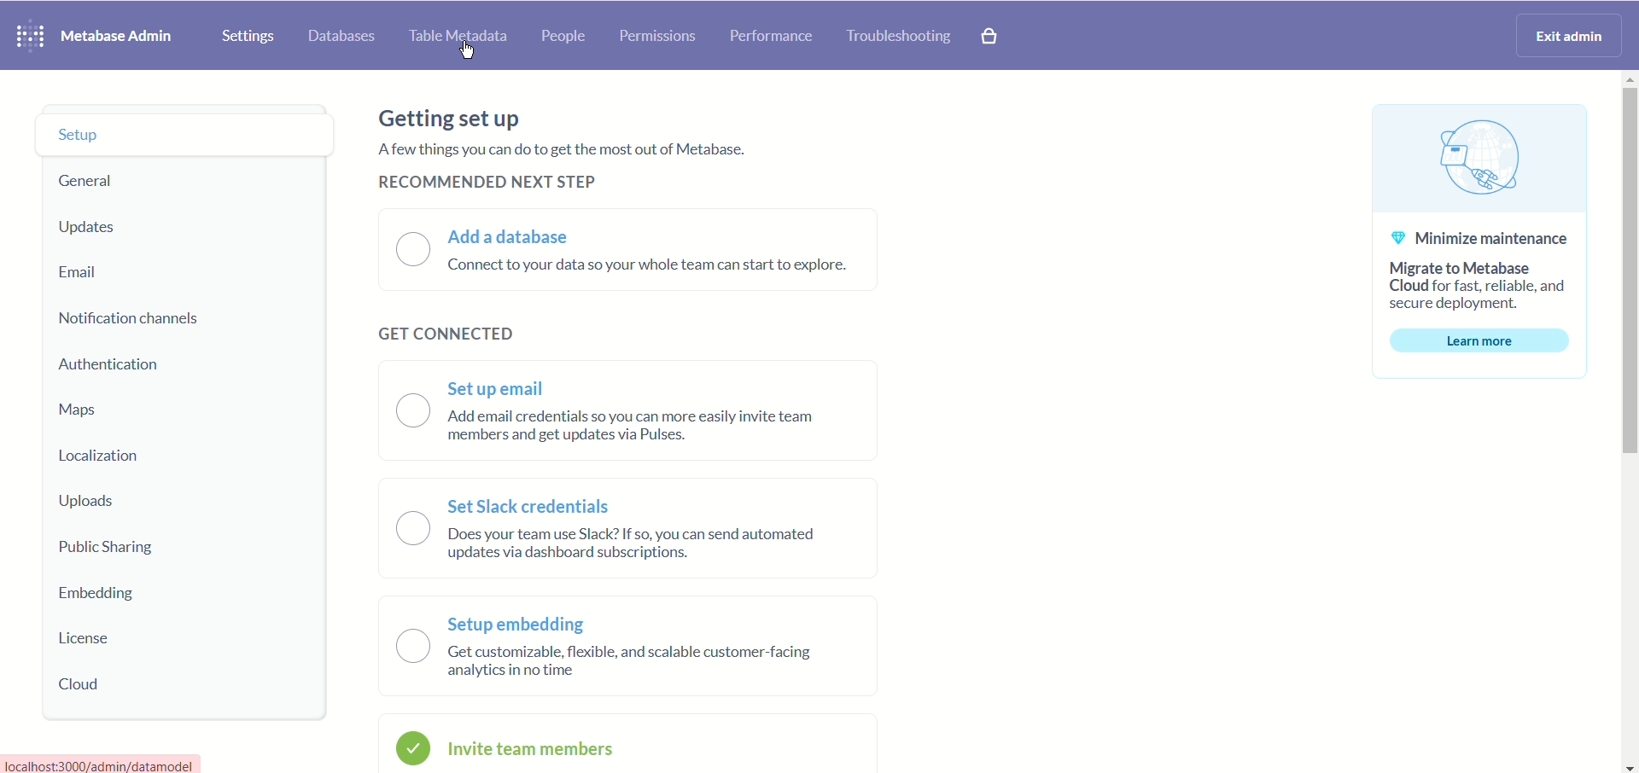 The height and width of the screenshot is (773, 1639). What do you see at coordinates (146, 226) in the screenshot?
I see `Updates` at bounding box center [146, 226].